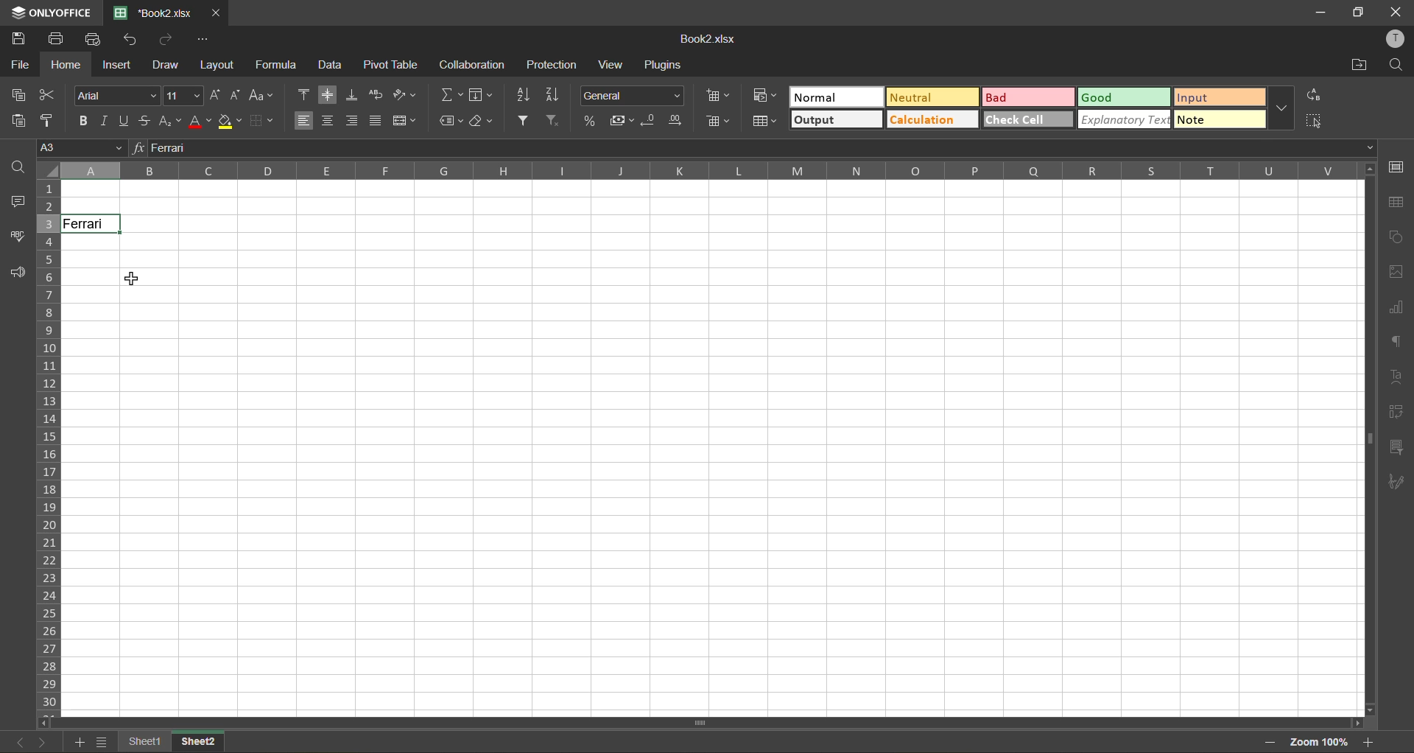 The image size is (1414, 753). Describe the element at coordinates (217, 94) in the screenshot. I see `increment size` at that location.